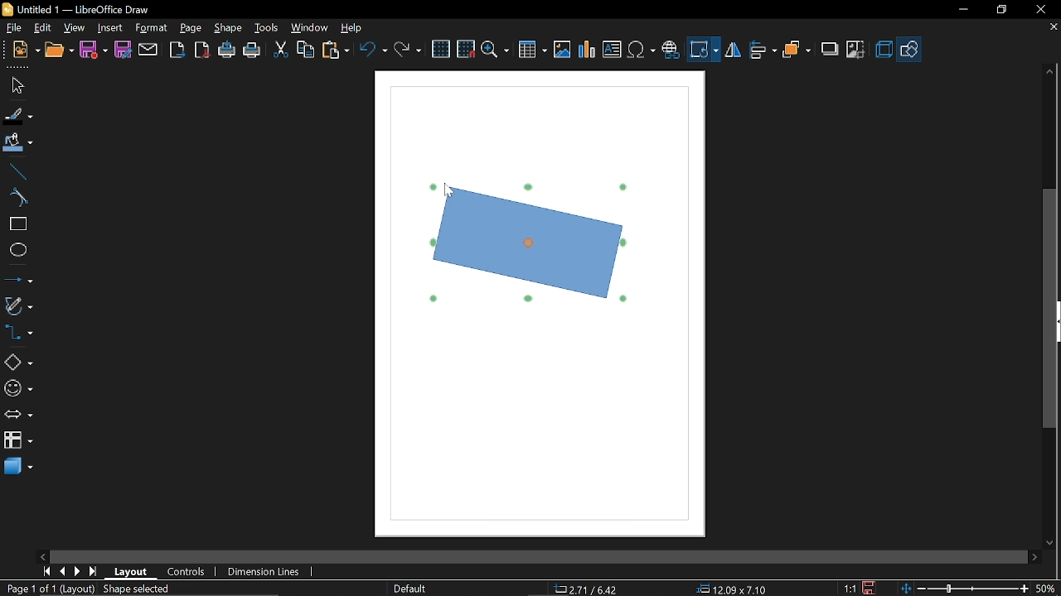  What do you see at coordinates (827, 50) in the screenshot?
I see `Shadow` at bounding box center [827, 50].